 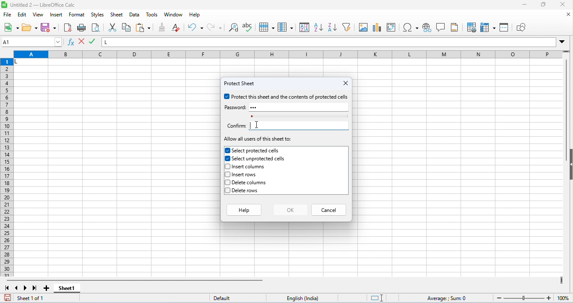 I want to click on copy, so click(x=126, y=27).